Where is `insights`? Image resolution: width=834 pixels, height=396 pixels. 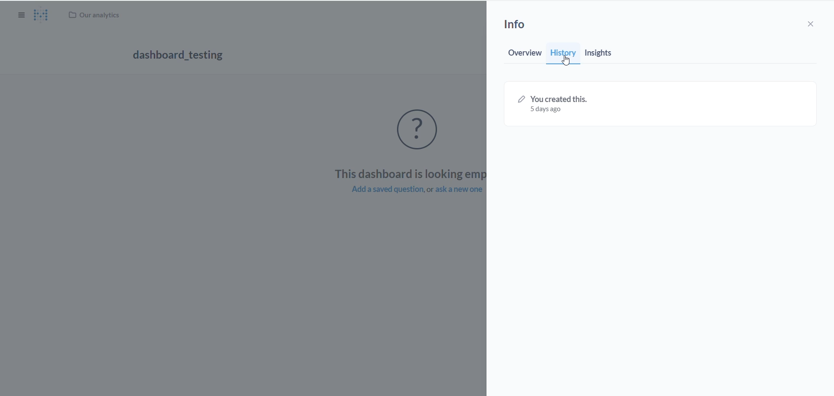 insights is located at coordinates (600, 55).